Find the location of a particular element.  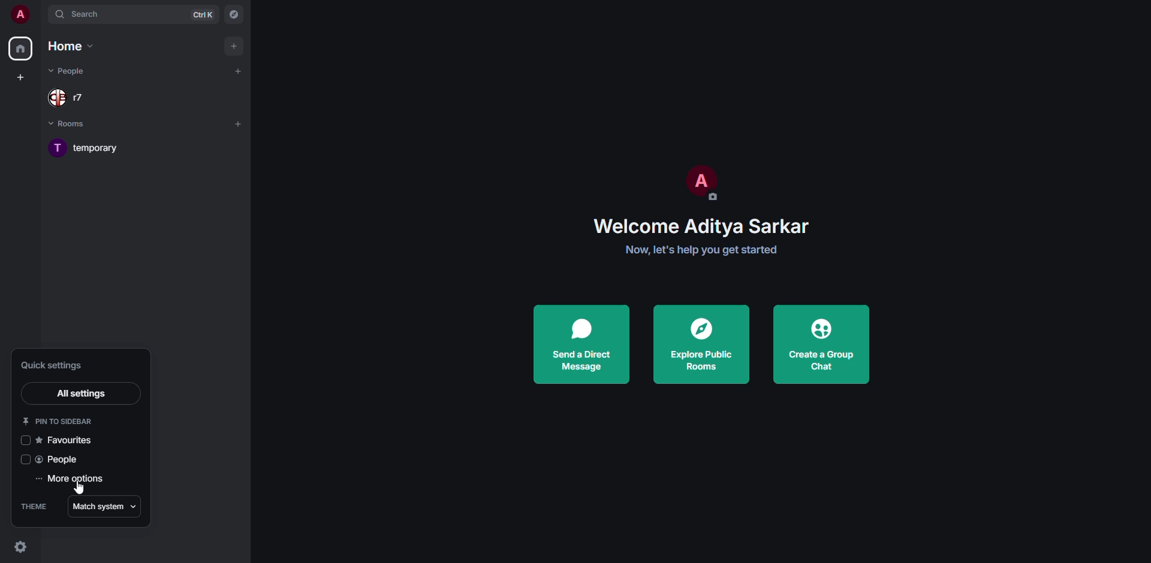

people is located at coordinates (69, 71).